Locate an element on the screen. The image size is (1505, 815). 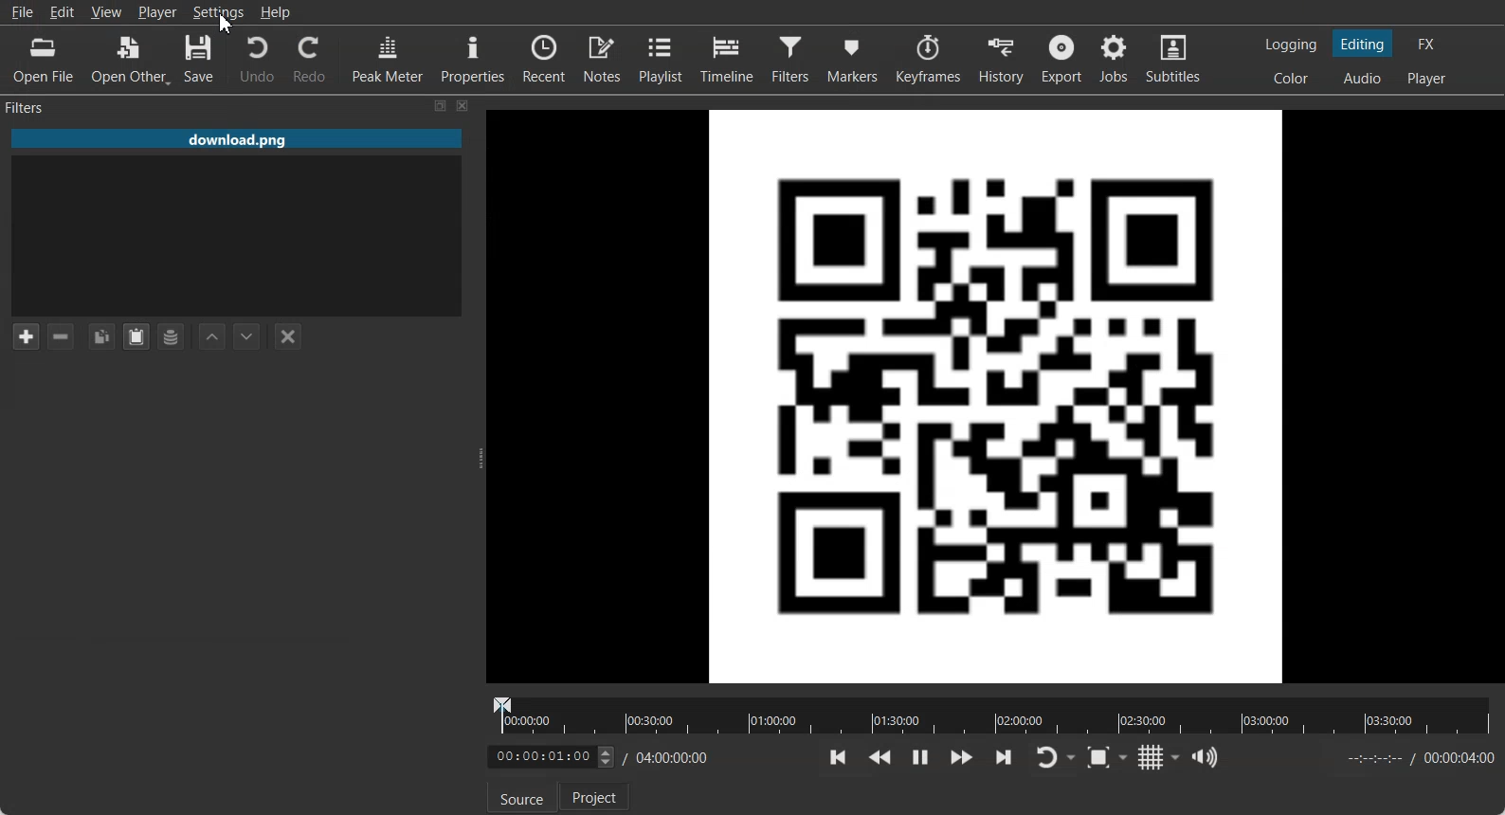
Markers is located at coordinates (851, 60).